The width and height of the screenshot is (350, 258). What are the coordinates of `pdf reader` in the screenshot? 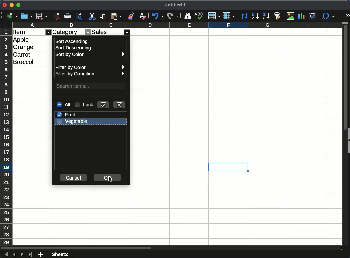 It's located at (57, 16).